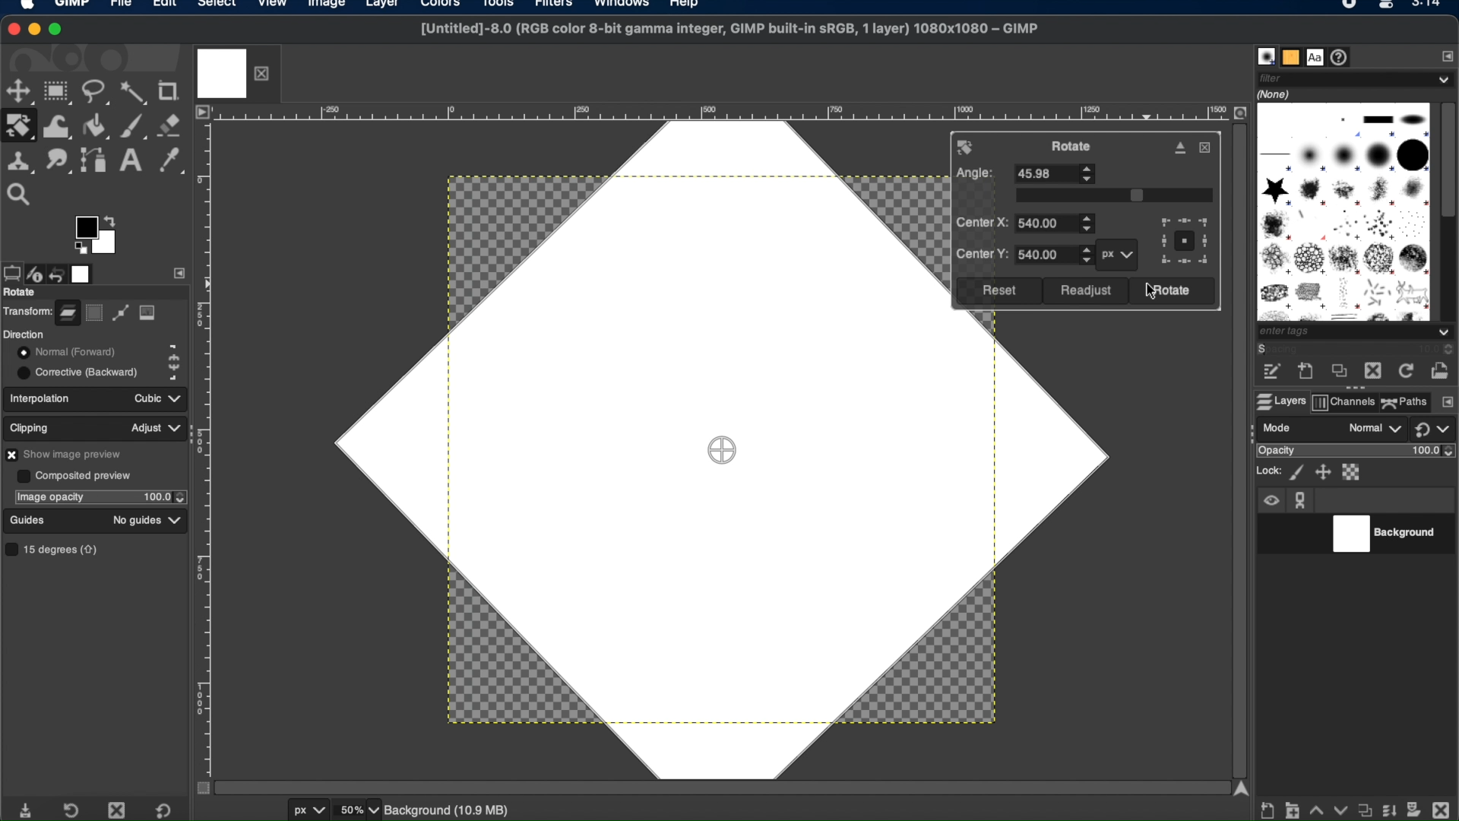  Describe the element at coordinates (1241, 788) in the screenshot. I see `scroll up arrow` at that location.